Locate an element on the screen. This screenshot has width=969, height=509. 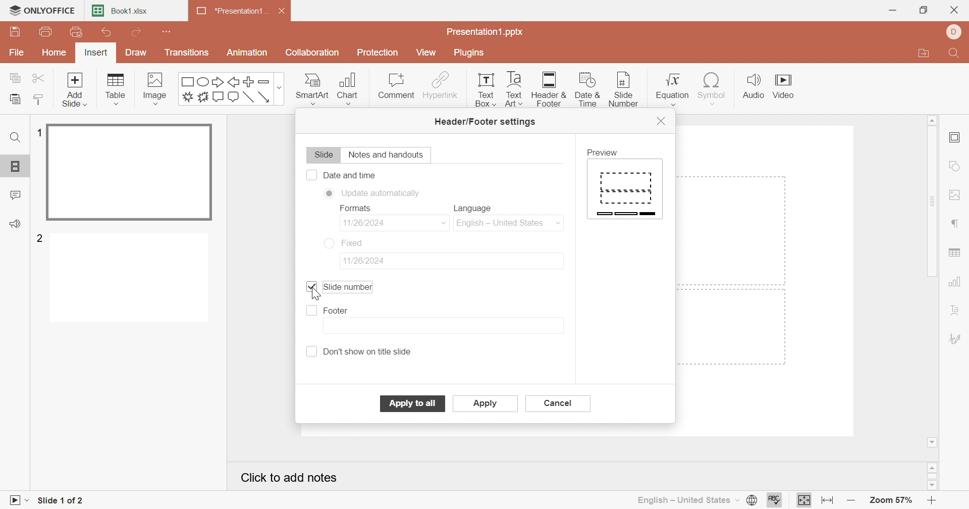
Scroll Bar is located at coordinates (934, 476).